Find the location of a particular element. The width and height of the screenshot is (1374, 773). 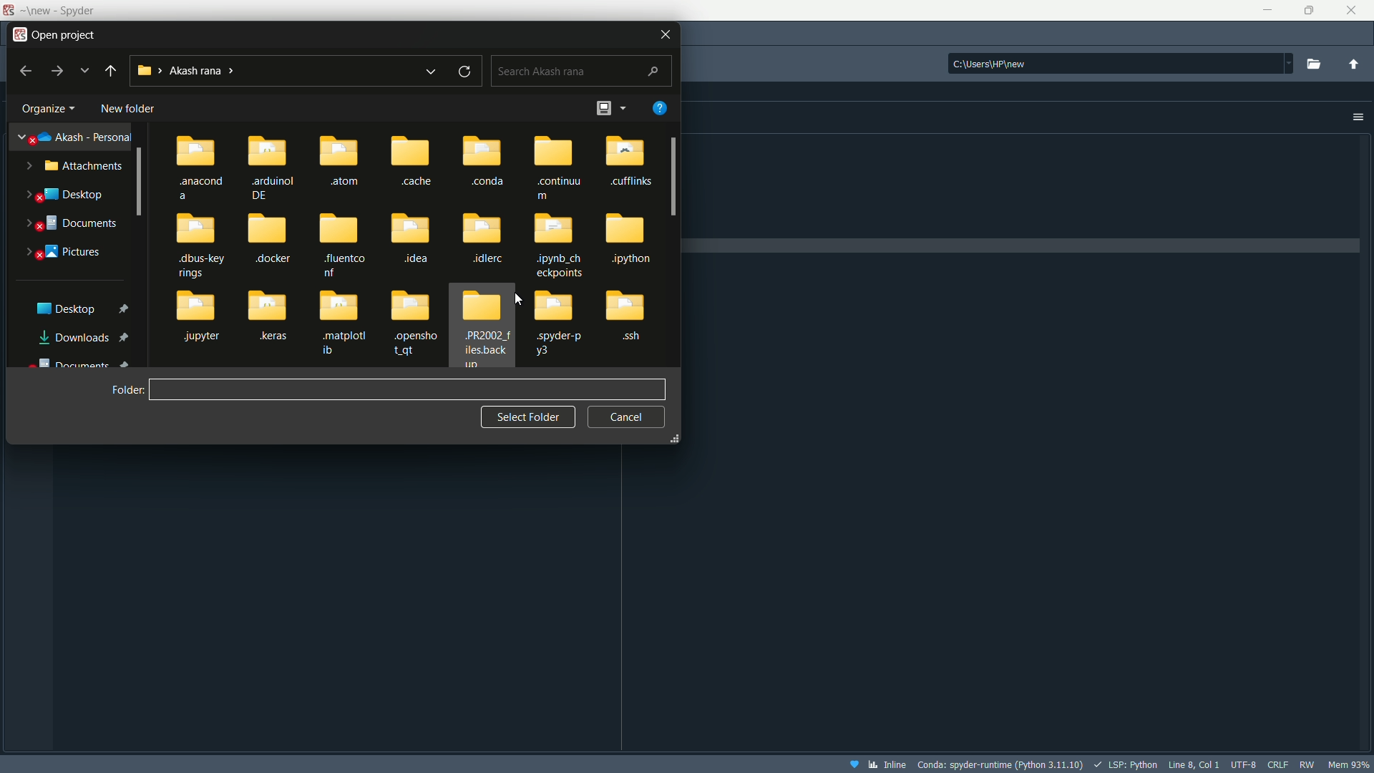

help is located at coordinates (660, 107).